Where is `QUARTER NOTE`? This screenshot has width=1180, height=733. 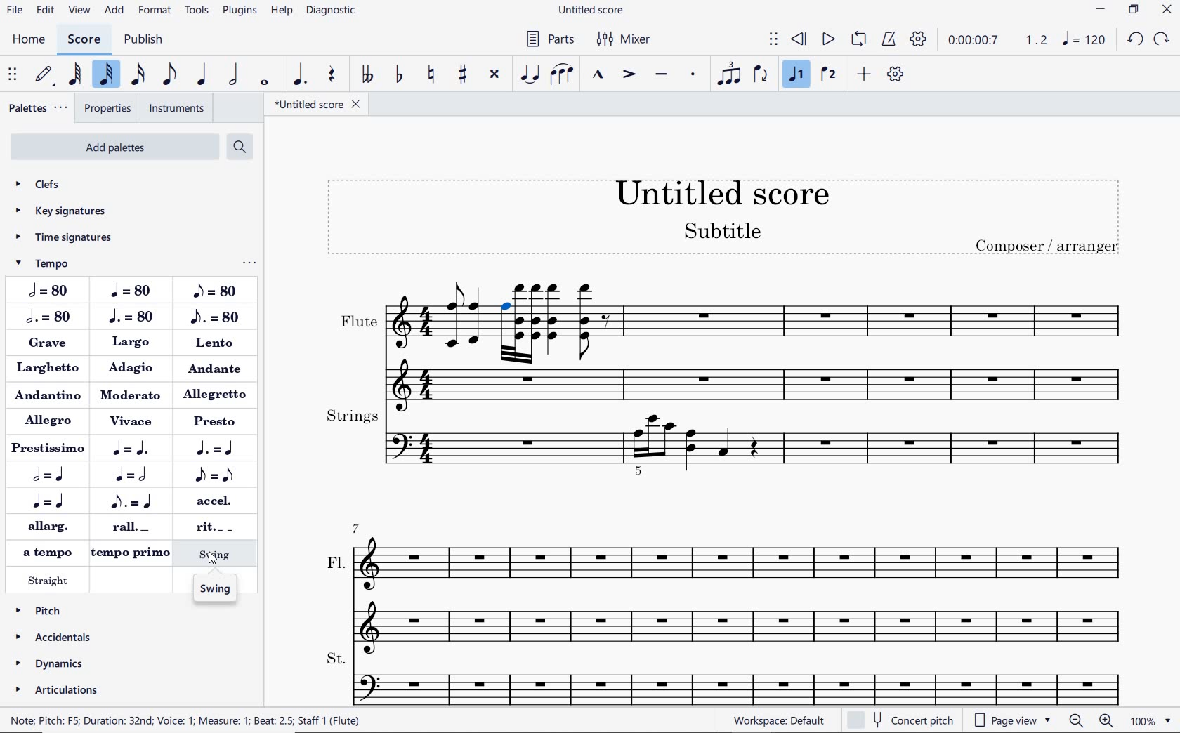 QUARTER NOTE is located at coordinates (203, 74).